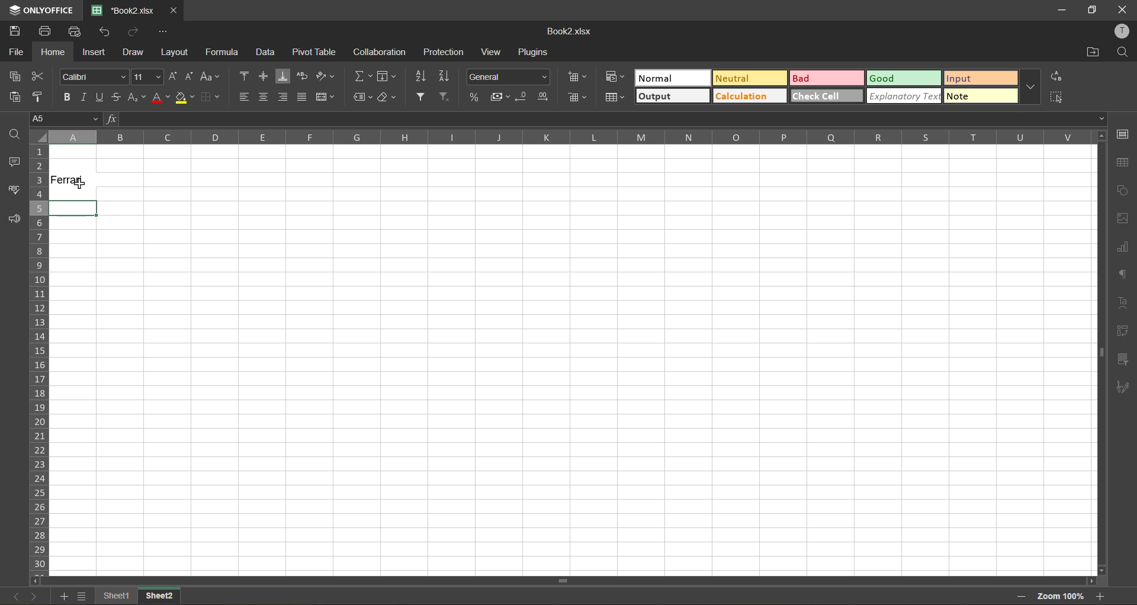 The image size is (1137, 605). What do you see at coordinates (826, 98) in the screenshot?
I see `check cell` at bounding box center [826, 98].